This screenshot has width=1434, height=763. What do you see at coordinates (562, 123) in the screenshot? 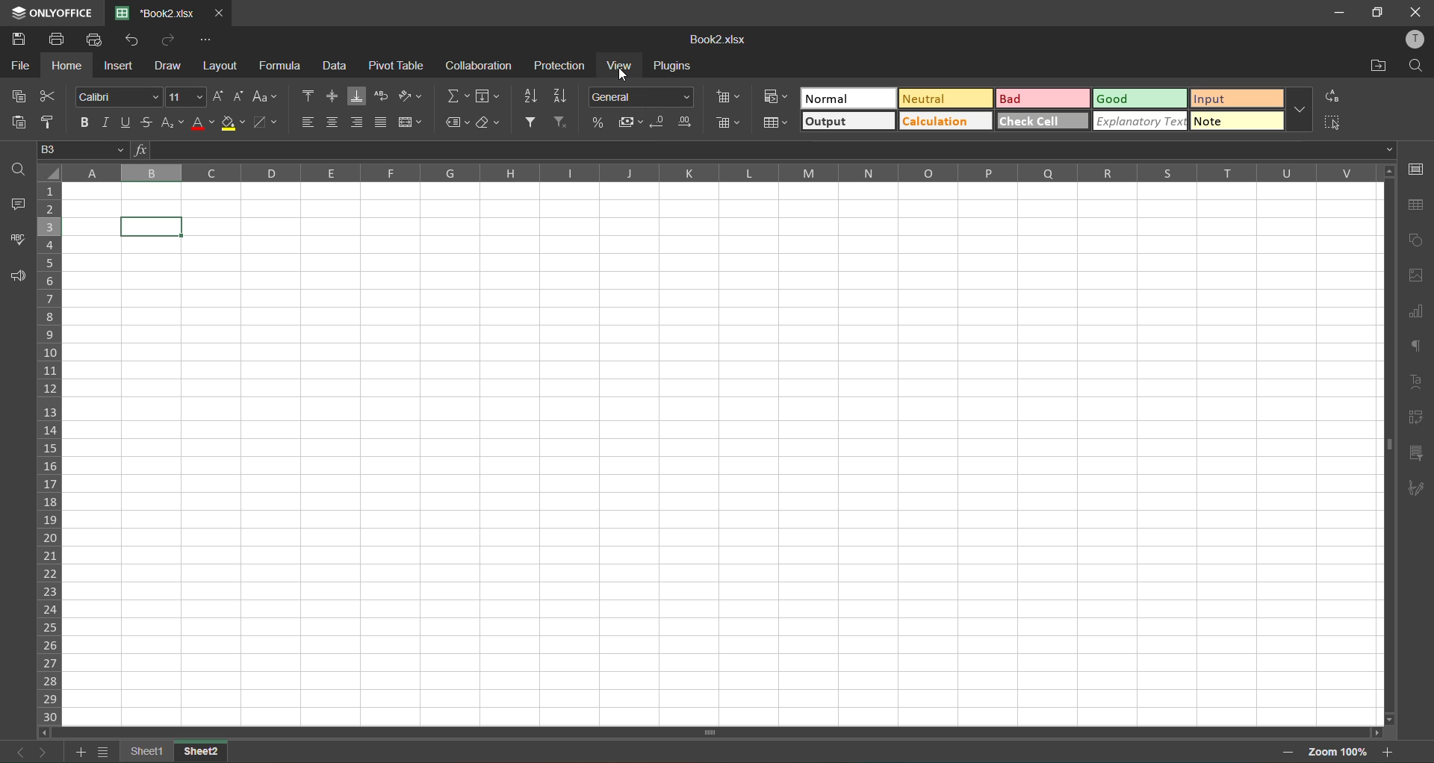
I see `clear filter` at bounding box center [562, 123].